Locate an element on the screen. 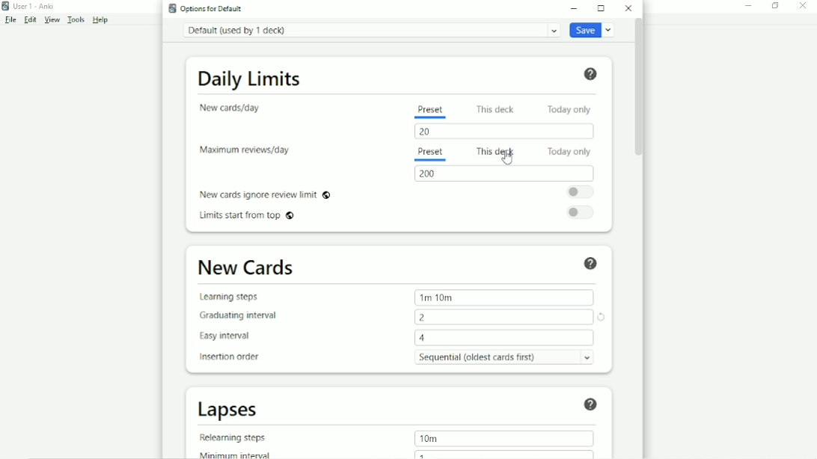  Insertion order is located at coordinates (234, 357).